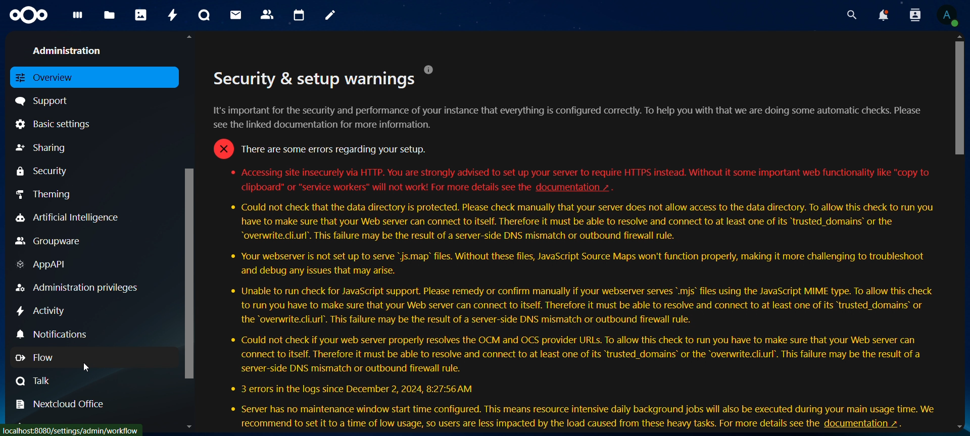  I want to click on view profile, so click(947, 15).